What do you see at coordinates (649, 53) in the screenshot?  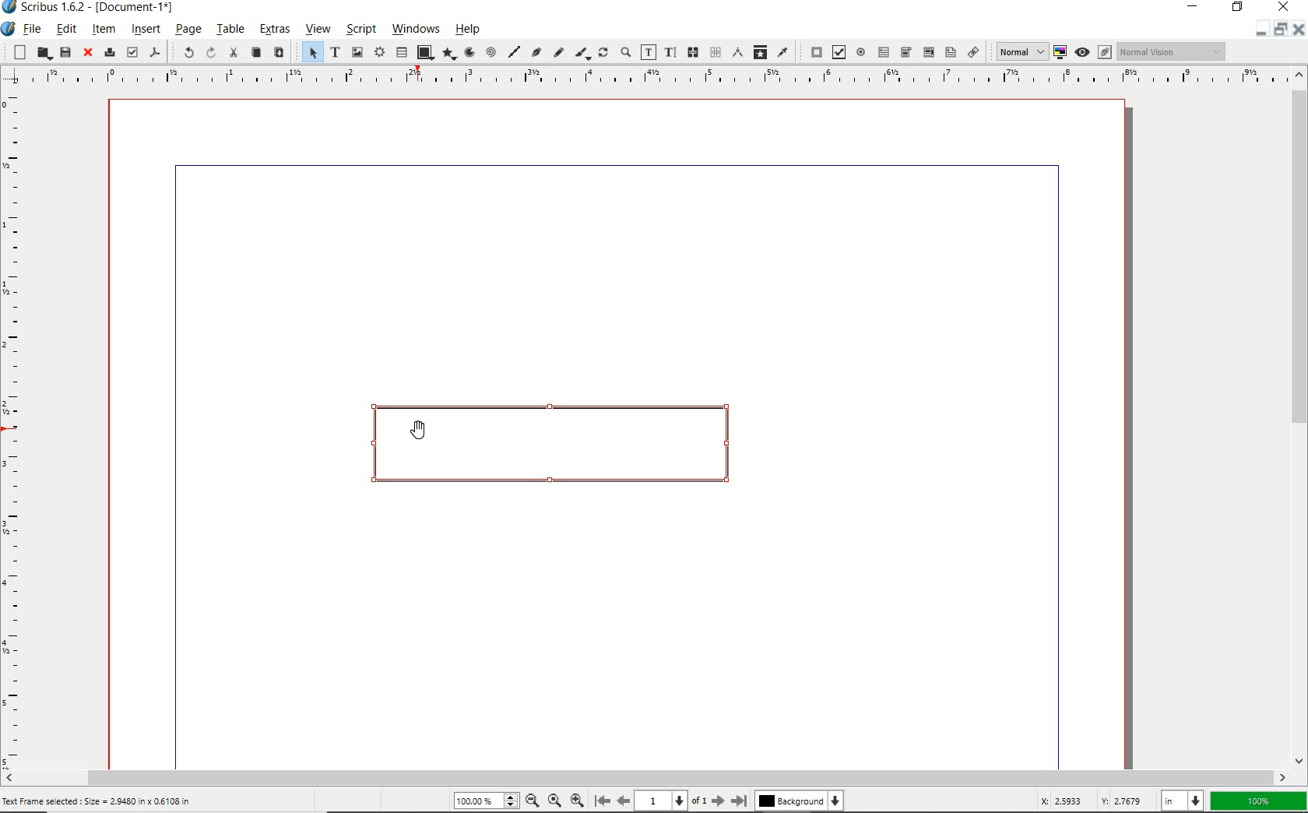 I see `edit contents of frame` at bounding box center [649, 53].